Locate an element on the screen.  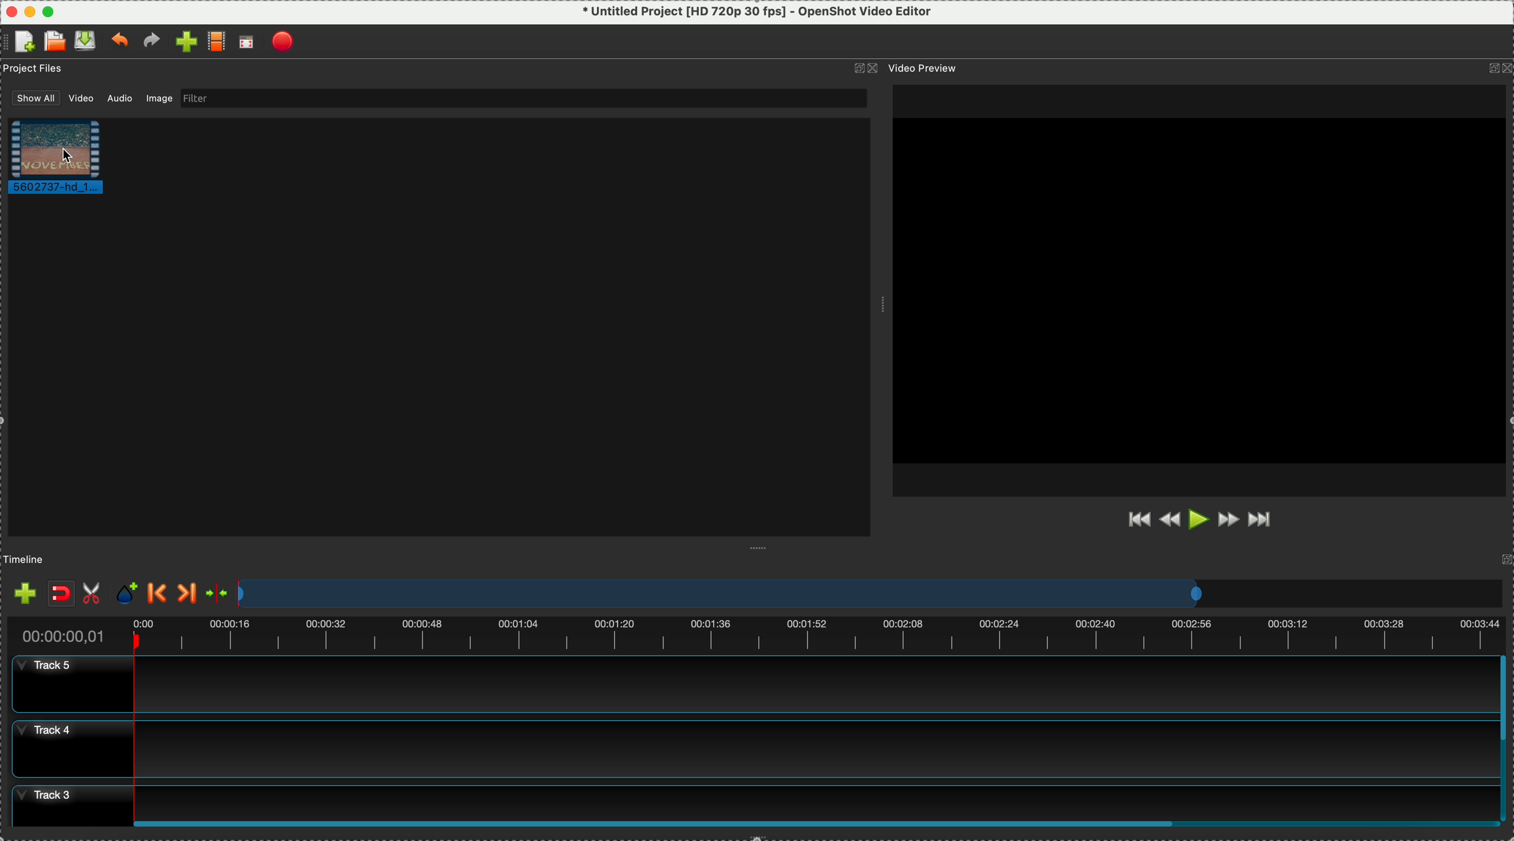
rewind is located at coordinates (1170, 522).